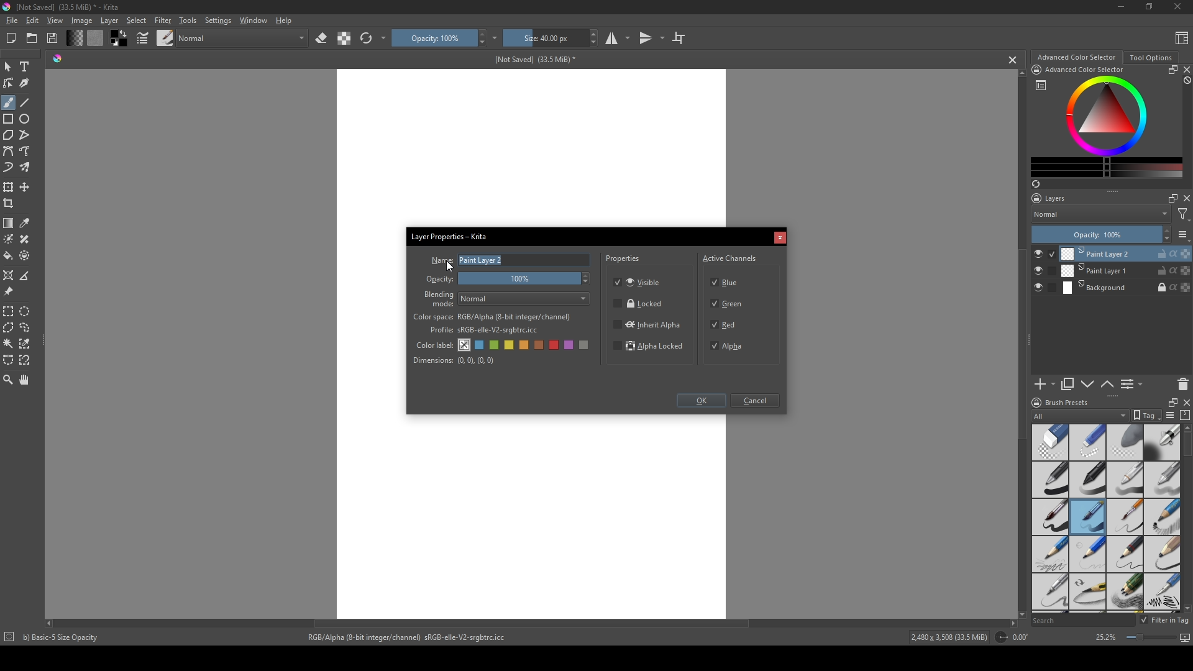  Describe the element at coordinates (1105, 638) in the screenshot. I see `25.2%` at that location.